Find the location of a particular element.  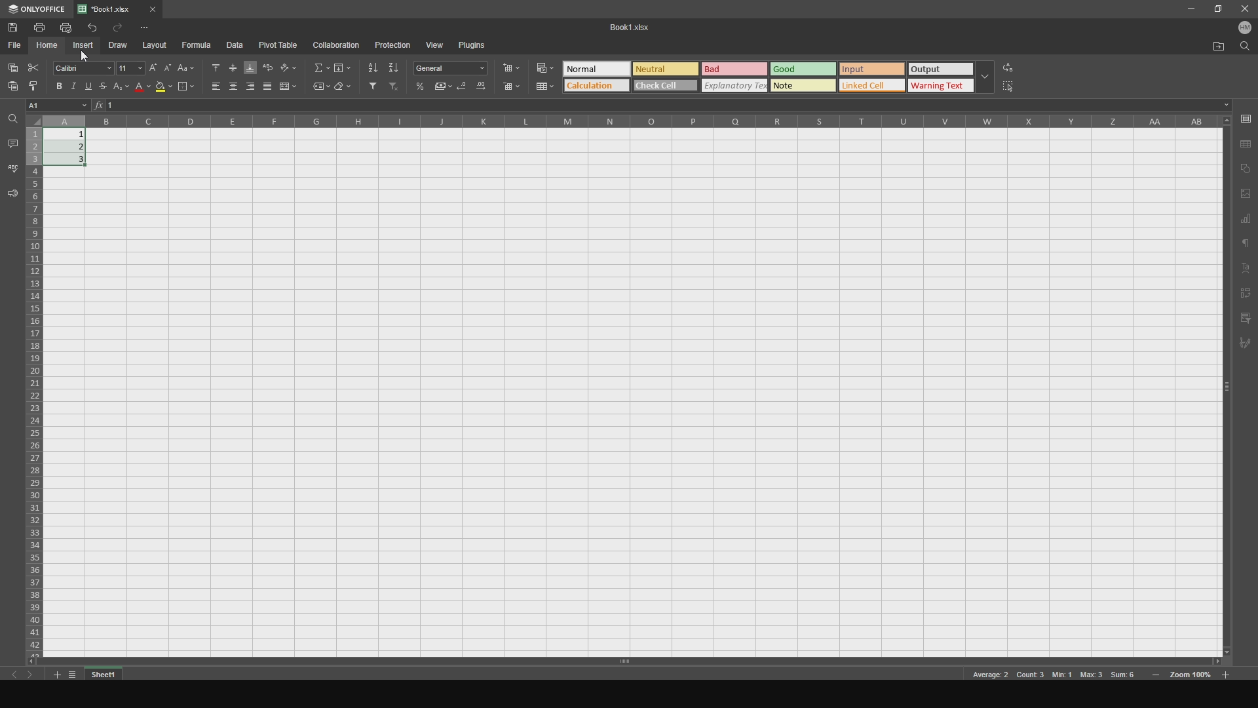

change case is located at coordinates (186, 66).